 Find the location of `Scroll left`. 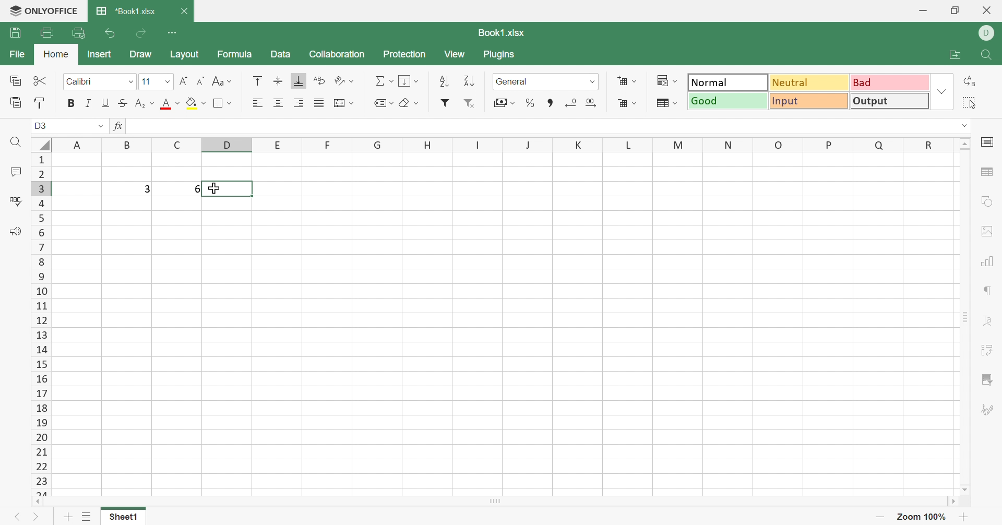

Scroll left is located at coordinates (36, 504).